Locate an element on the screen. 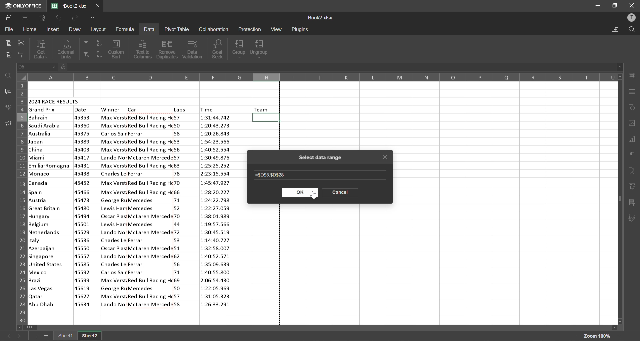 The width and height of the screenshot is (640, 341). close is located at coordinates (631, 5).